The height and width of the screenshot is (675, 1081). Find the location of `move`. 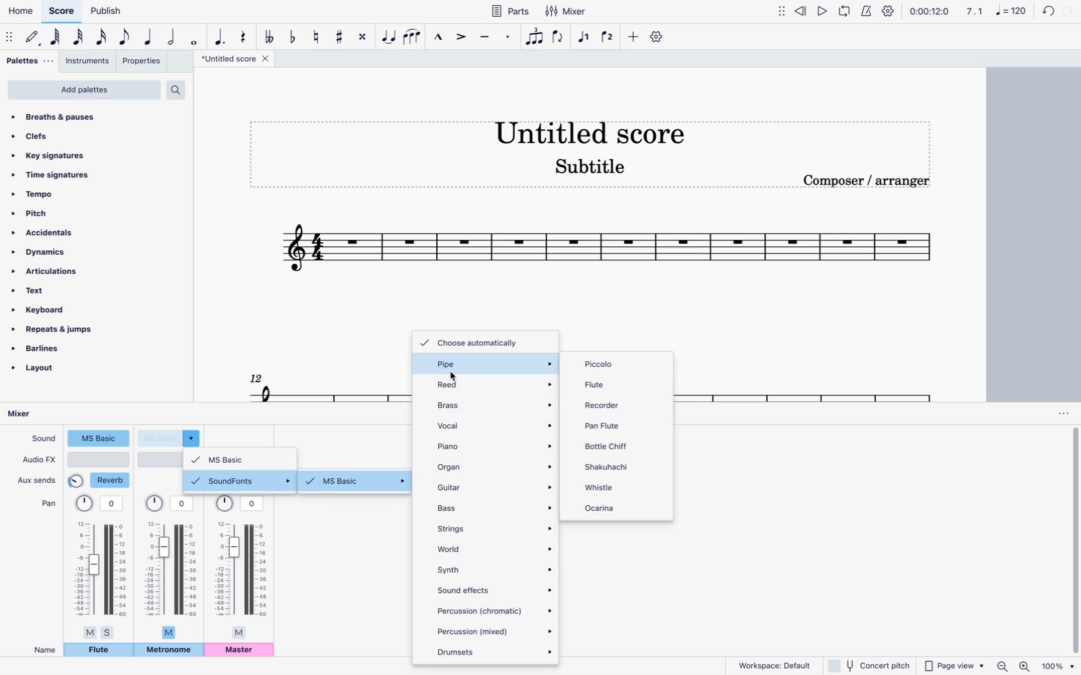

move is located at coordinates (782, 14).